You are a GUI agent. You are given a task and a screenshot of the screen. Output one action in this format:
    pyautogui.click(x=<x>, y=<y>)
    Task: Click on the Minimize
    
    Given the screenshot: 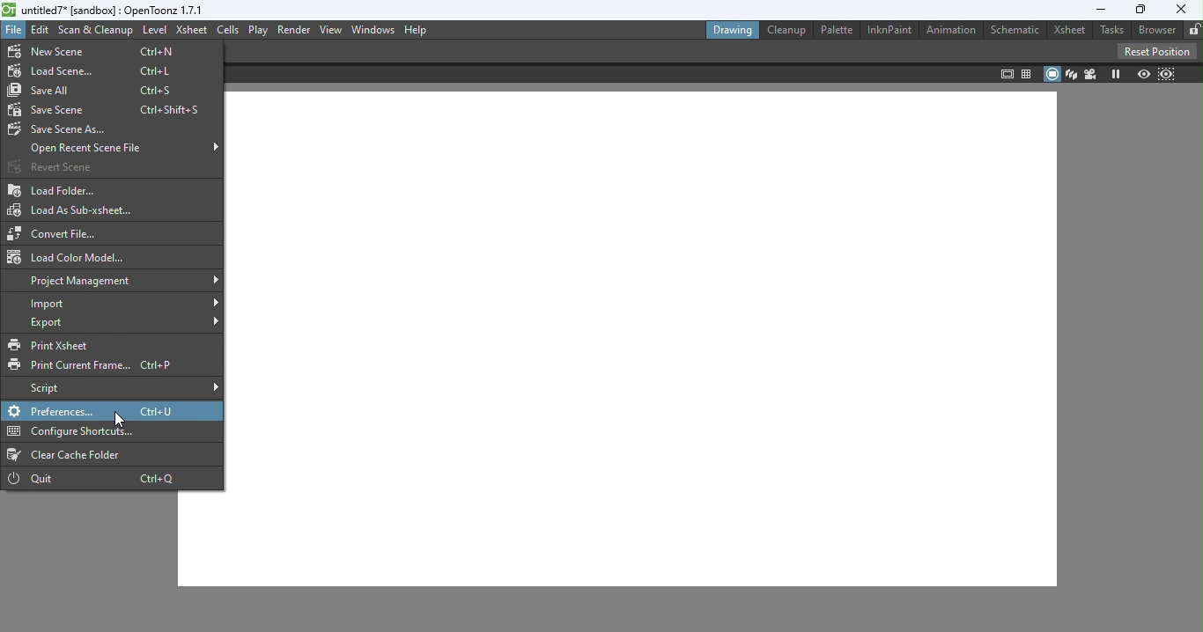 What is the action you would take?
    pyautogui.click(x=1096, y=11)
    